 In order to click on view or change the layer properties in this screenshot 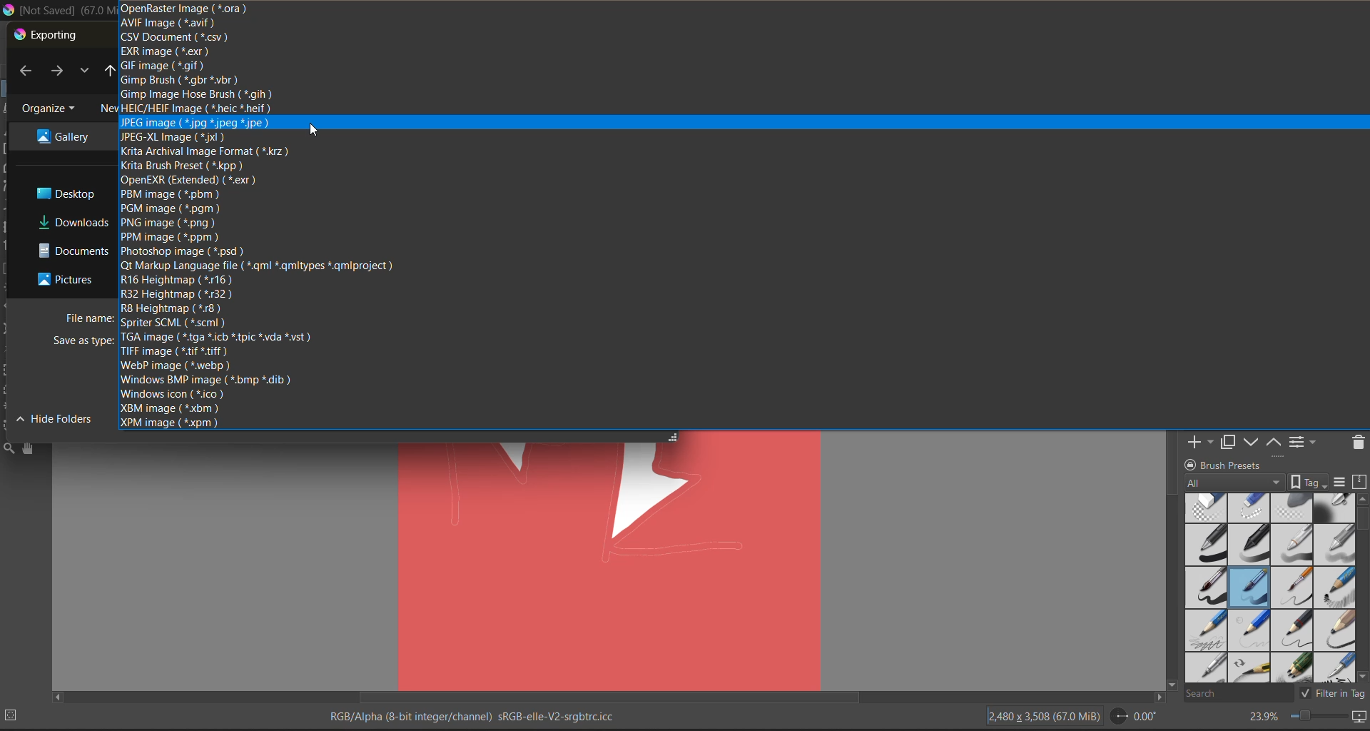, I will do `click(1304, 440)`.